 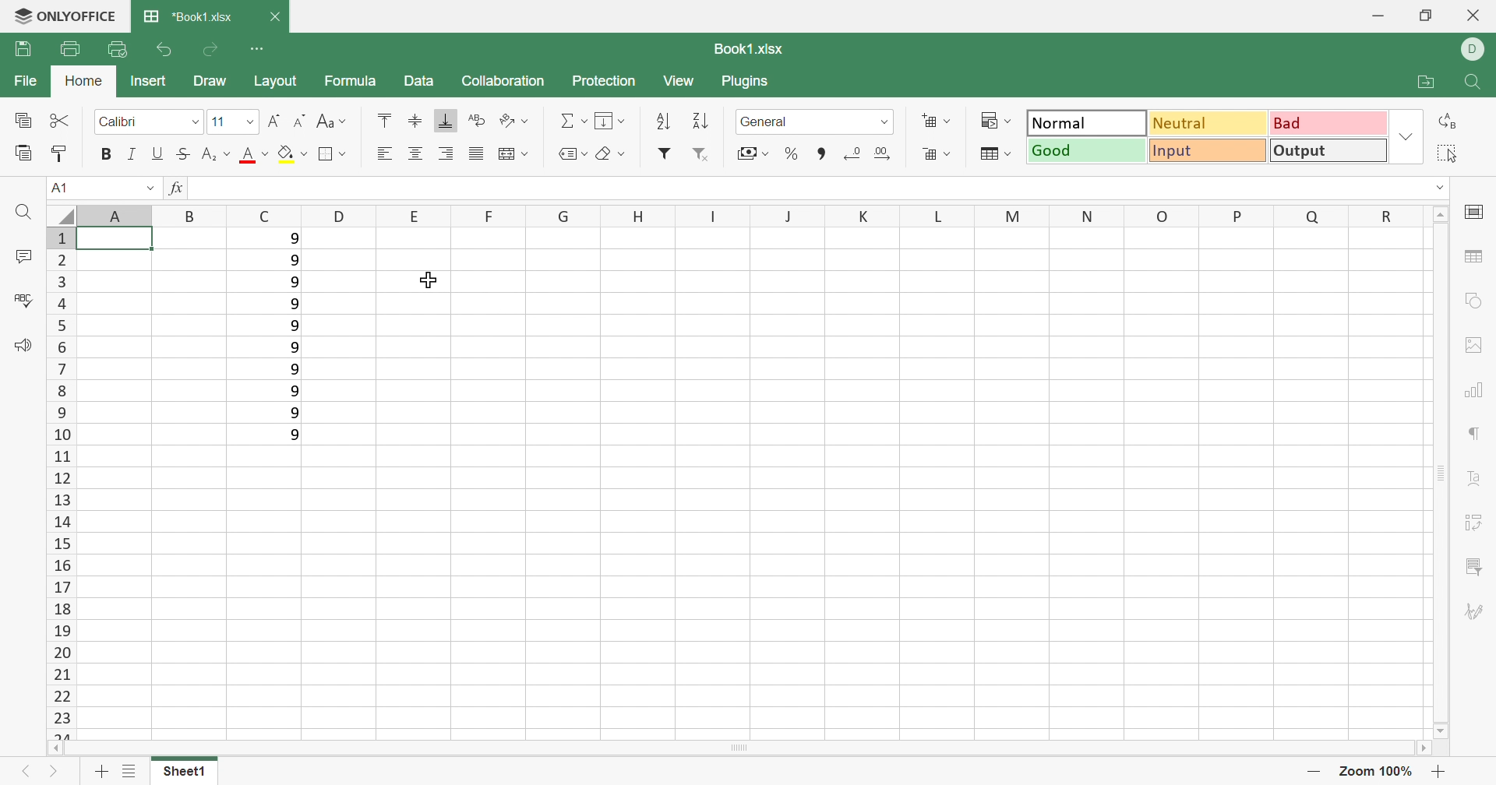 I want to click on Delete cells, so click(x=939, y=153).